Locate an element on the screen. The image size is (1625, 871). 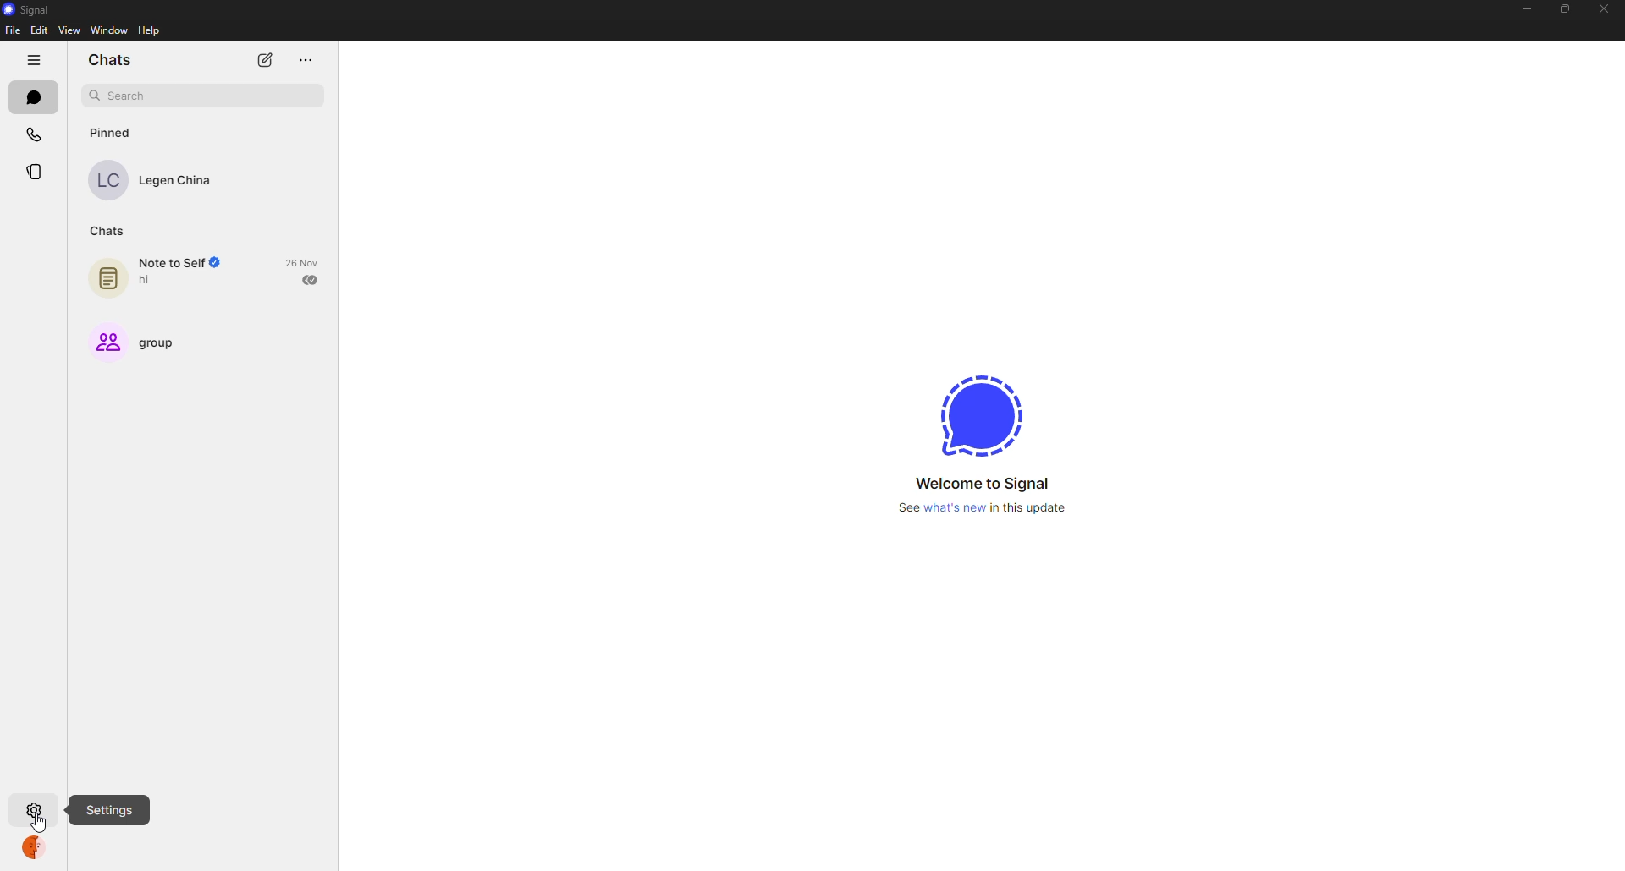
settings is located at coordinates (34, 808).